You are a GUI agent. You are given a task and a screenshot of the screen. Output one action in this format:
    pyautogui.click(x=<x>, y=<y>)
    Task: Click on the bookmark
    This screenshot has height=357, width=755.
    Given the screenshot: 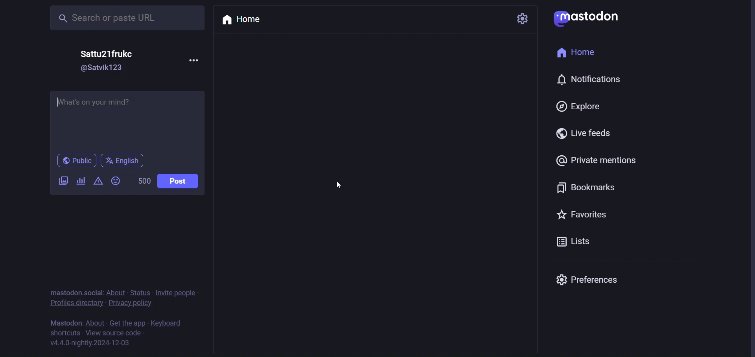 What is the action you would take?
    pyautogui.click(x=580, y=188)
    